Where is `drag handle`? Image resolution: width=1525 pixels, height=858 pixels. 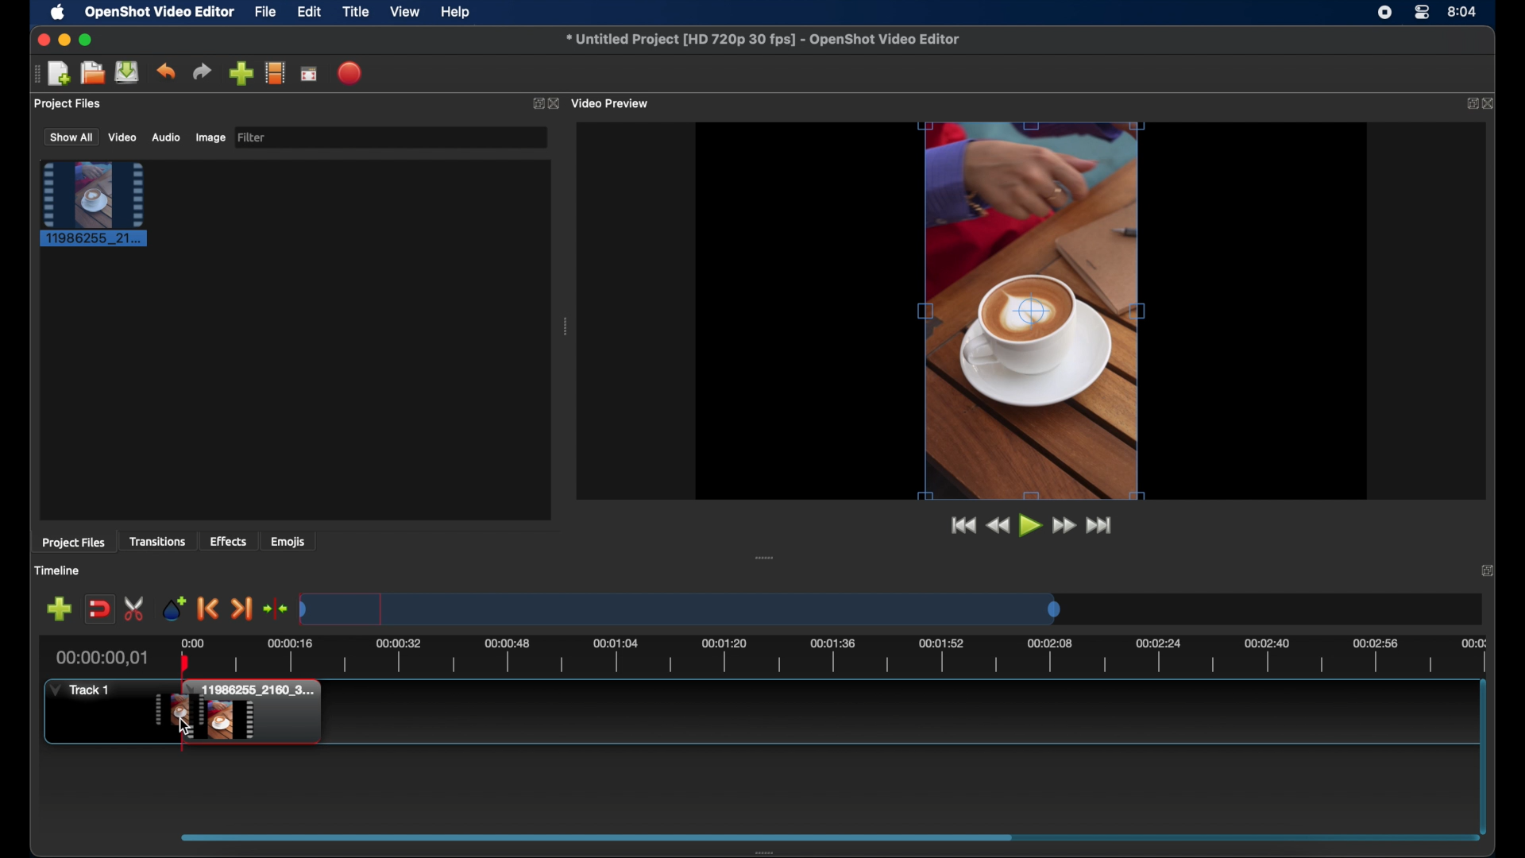
drag handle is located at coordinates (774, 849).